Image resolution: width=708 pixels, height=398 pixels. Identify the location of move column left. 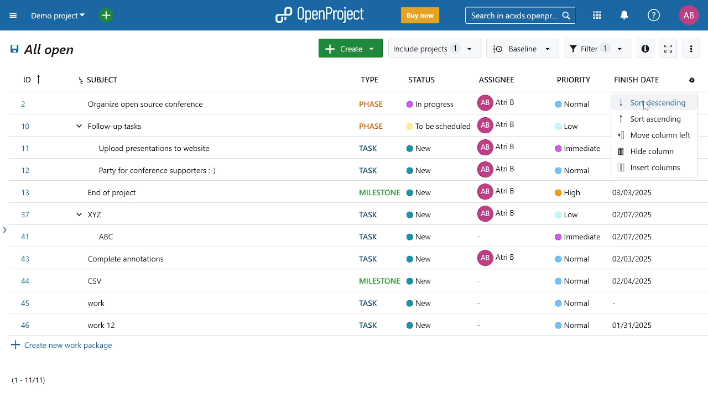
(654, 137).